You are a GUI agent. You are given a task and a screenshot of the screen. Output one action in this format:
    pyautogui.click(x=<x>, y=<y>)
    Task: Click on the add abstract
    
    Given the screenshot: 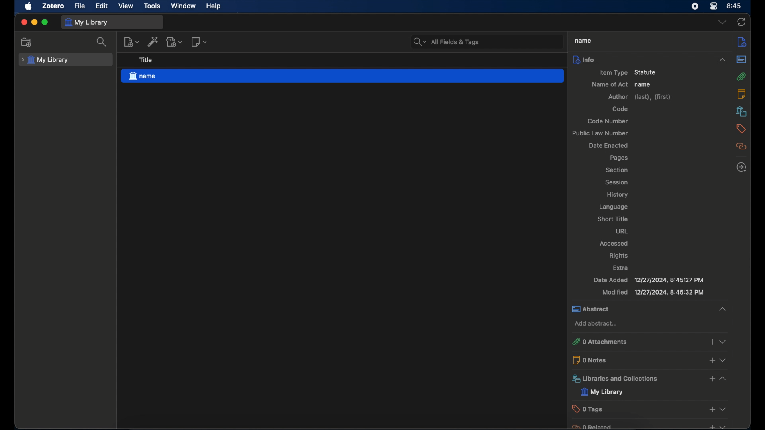 What is the action you would take?
    pyautogui.click(x=598, y=324)
    